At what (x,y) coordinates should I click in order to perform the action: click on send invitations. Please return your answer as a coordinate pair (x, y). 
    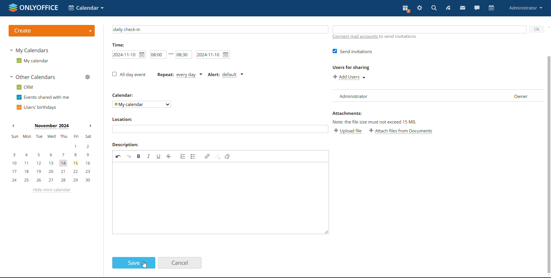
    Looking at the image, I should click on (355, 51).